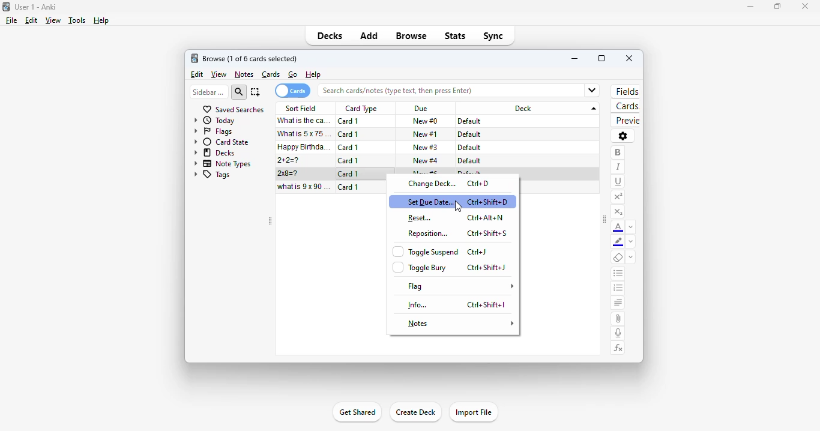 This screenshot has height=431, width=820. What do you see at coordinates (11, 20) in the screenshot?
I see `file` at bounding box center [11, 20].